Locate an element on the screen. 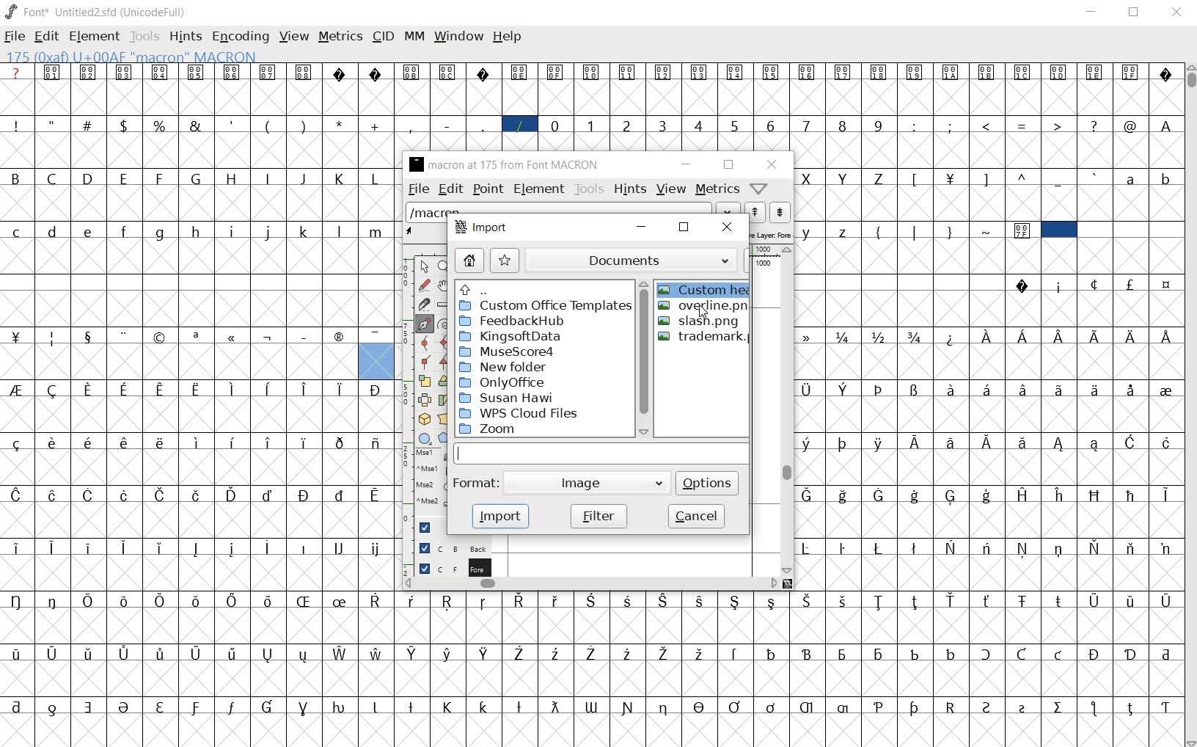 The image size is (1197, 747). maximize is located at coordinates (684, 228).